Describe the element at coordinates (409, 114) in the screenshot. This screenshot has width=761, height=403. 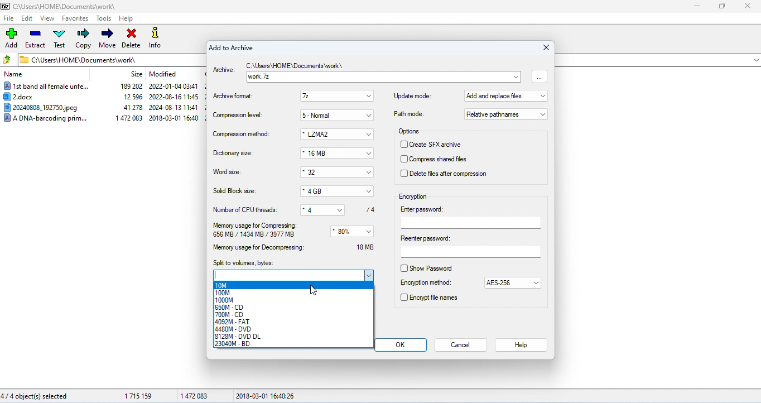
I see `path mode` at that location.